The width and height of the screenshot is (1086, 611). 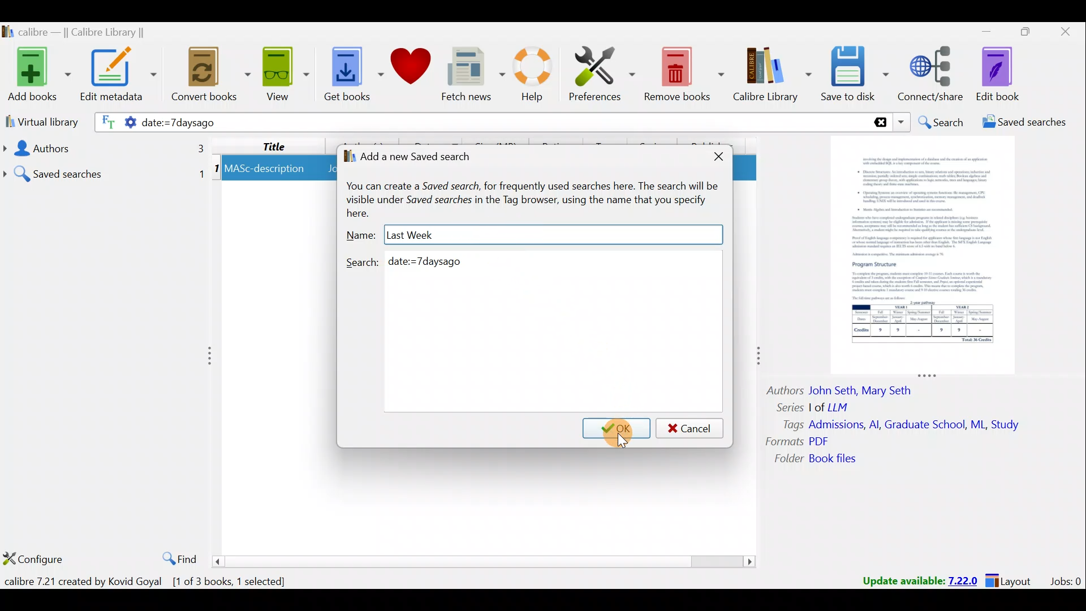 What do you see at coordinates (423, 233) in the screenshot?
I see `Last week` at bounding box center [423, 233].